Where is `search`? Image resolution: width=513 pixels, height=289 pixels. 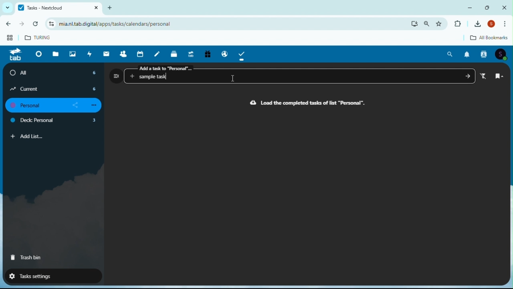
search is located at coordinates (427, 24).